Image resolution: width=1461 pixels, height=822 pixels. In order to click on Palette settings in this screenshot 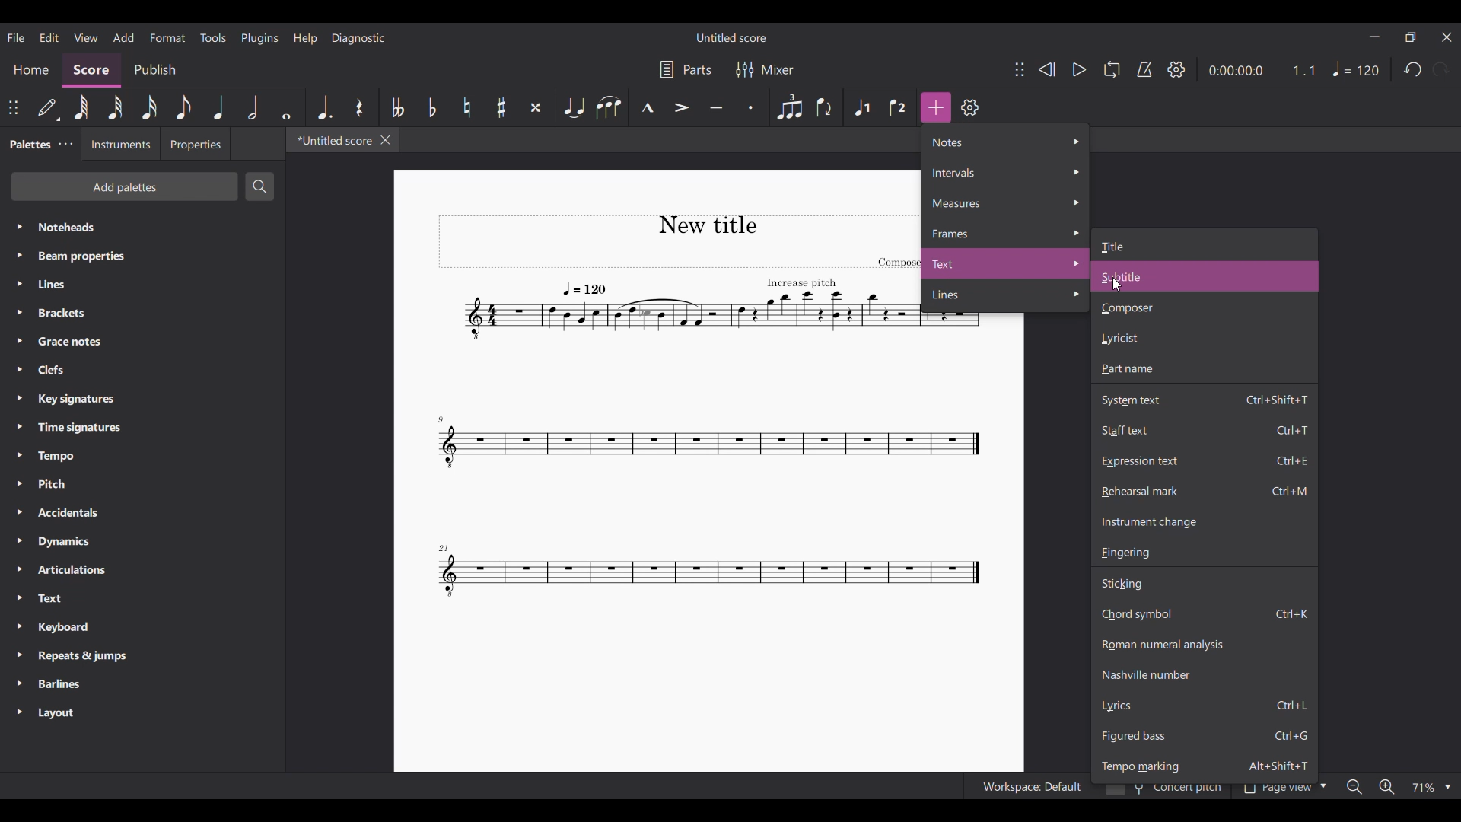, I will do `click(65, 144)`.